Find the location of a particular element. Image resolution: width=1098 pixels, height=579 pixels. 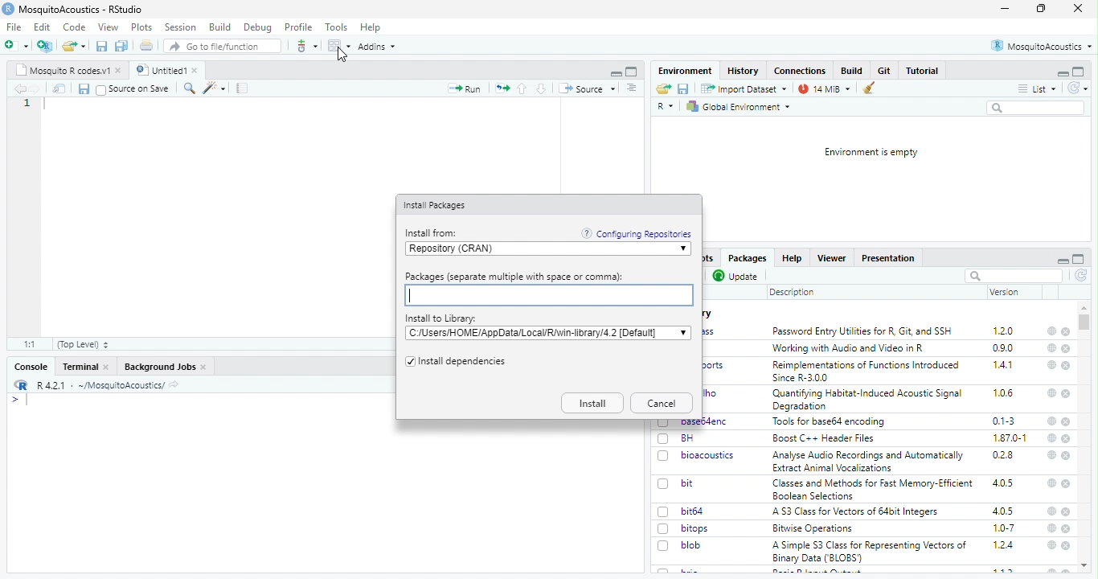

list is located at coordinates (1038, 89).